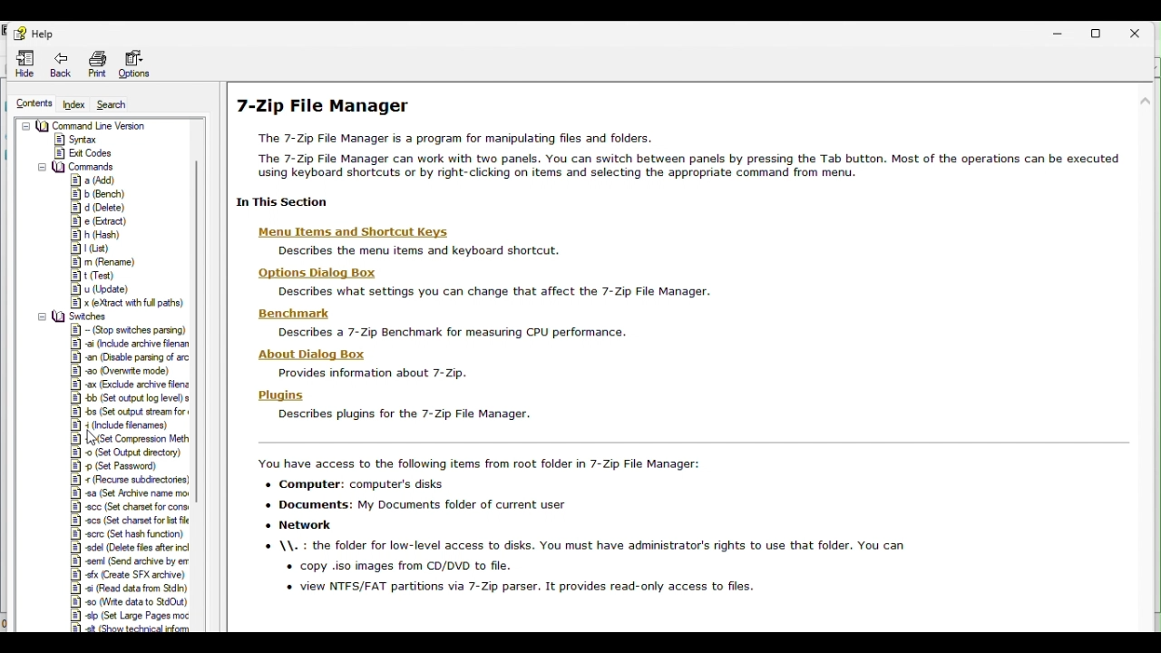 The width and height of the screenshot is (1161, 653). I want to click on Options, so click(139, 60).